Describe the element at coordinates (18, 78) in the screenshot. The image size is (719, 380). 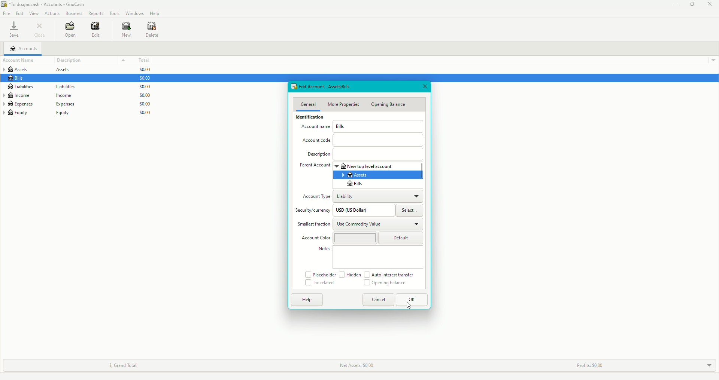
I see `Bills` at that location.